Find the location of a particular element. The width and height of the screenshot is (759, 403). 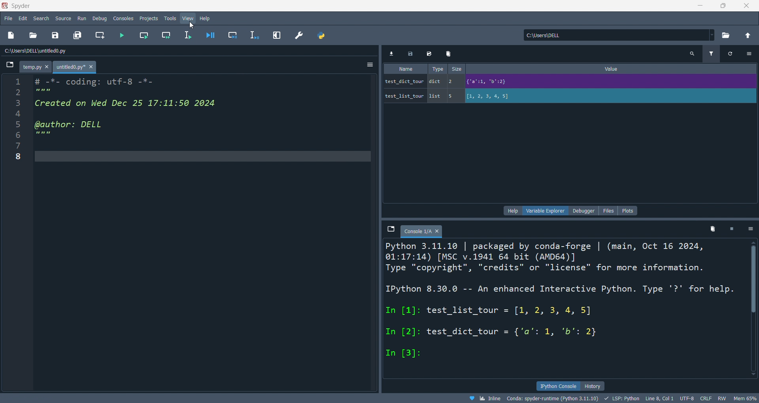

variable explorer is located at coordinates (545, 211).